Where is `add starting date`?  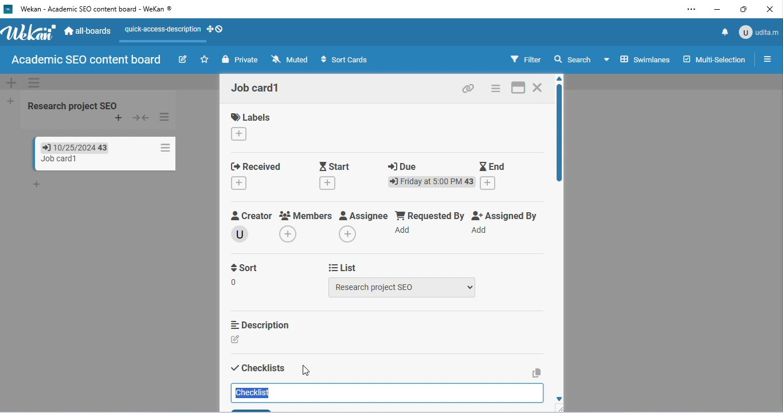 add starting date is located at coordinates (328, 184).